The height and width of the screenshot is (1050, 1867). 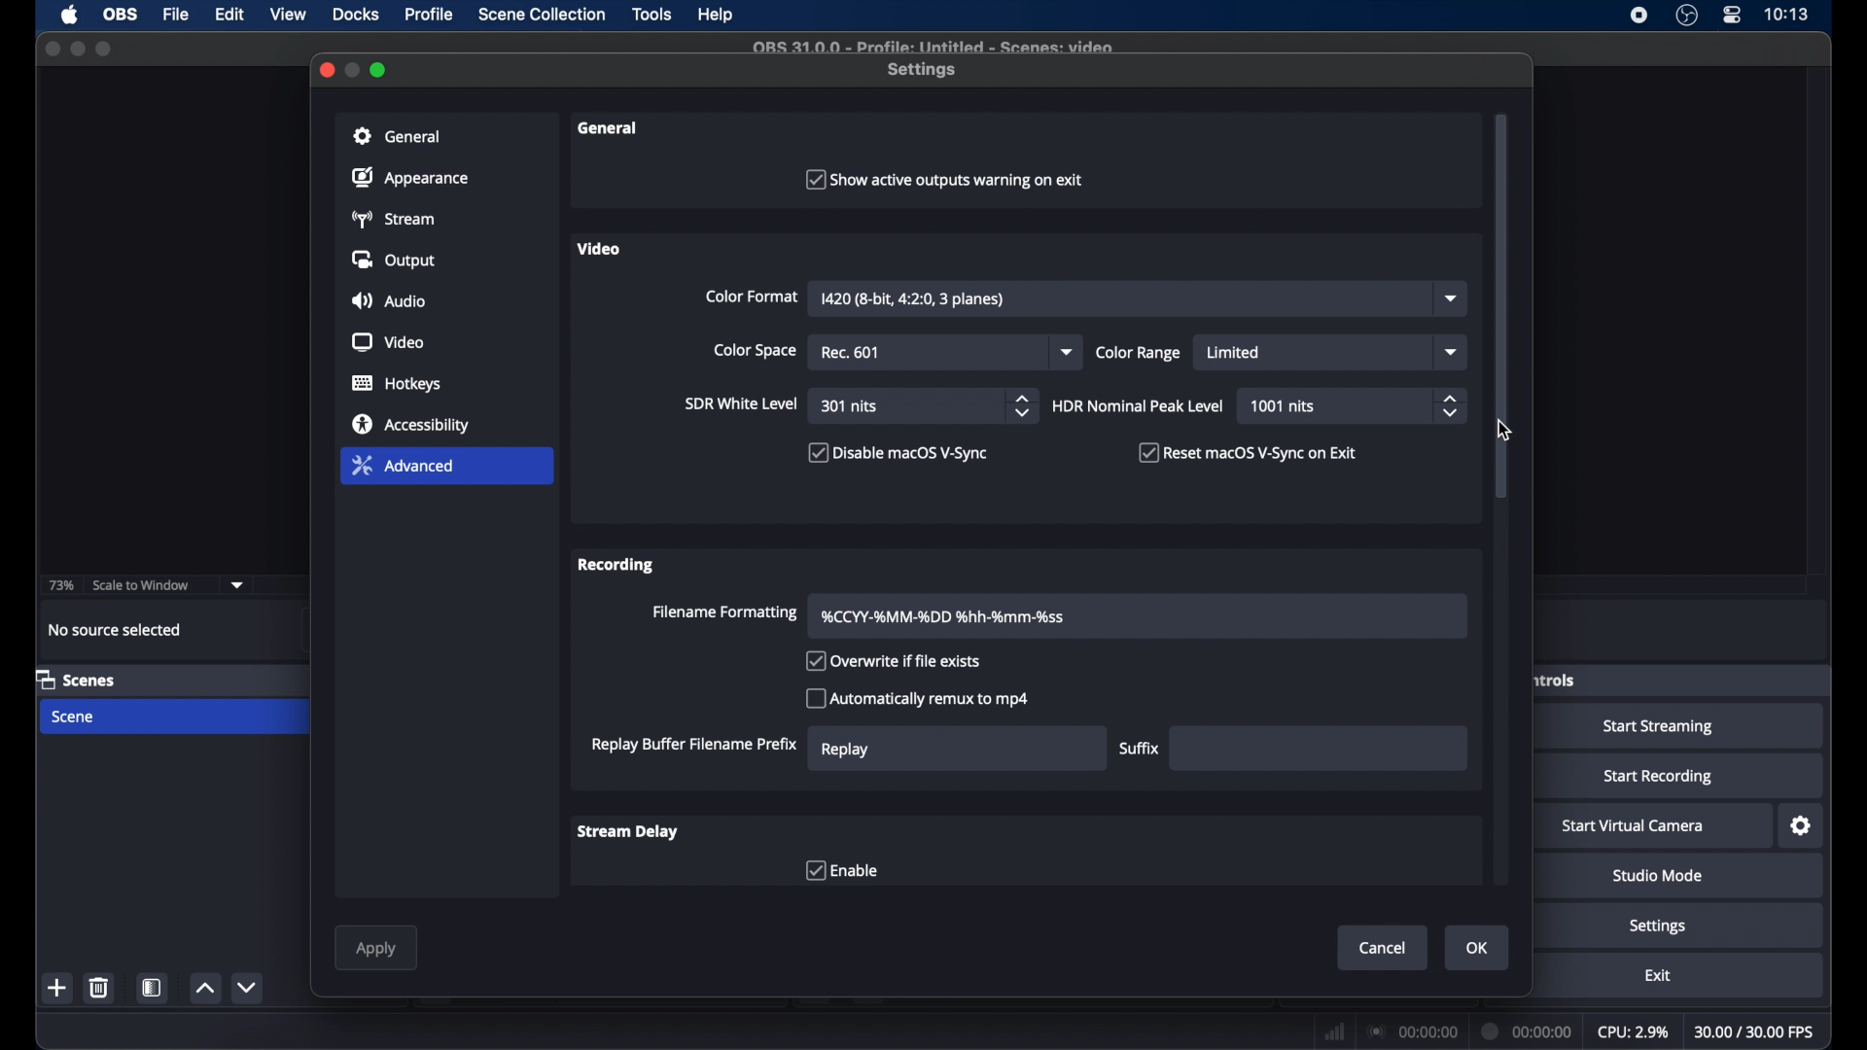 What do you see at coordinates (851, 353) in the screenshot?
I see `rec 601` at bounding box center [851, 353].